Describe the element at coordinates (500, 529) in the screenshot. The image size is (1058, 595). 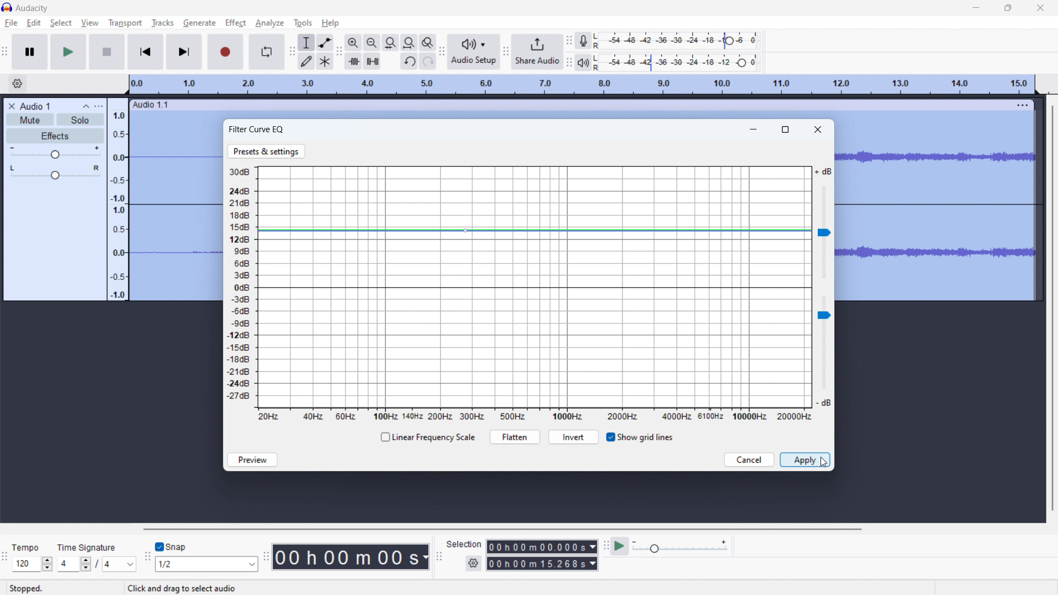
I see `horizontal scrollbar` at that location.